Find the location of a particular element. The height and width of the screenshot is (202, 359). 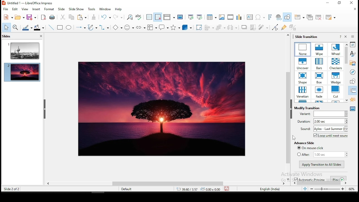

transition effects is located at coordinates (319, 64).